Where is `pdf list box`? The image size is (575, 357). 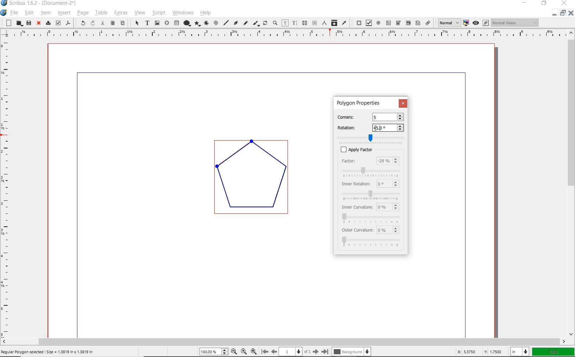 pdf list box is located at coordinates (418, 23).